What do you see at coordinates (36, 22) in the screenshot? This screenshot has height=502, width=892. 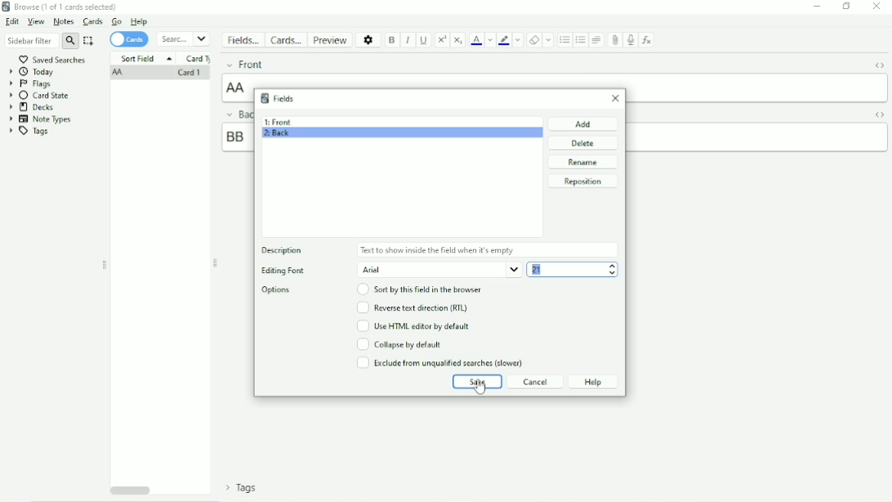 I see `View` at bounding box center [36, 22].